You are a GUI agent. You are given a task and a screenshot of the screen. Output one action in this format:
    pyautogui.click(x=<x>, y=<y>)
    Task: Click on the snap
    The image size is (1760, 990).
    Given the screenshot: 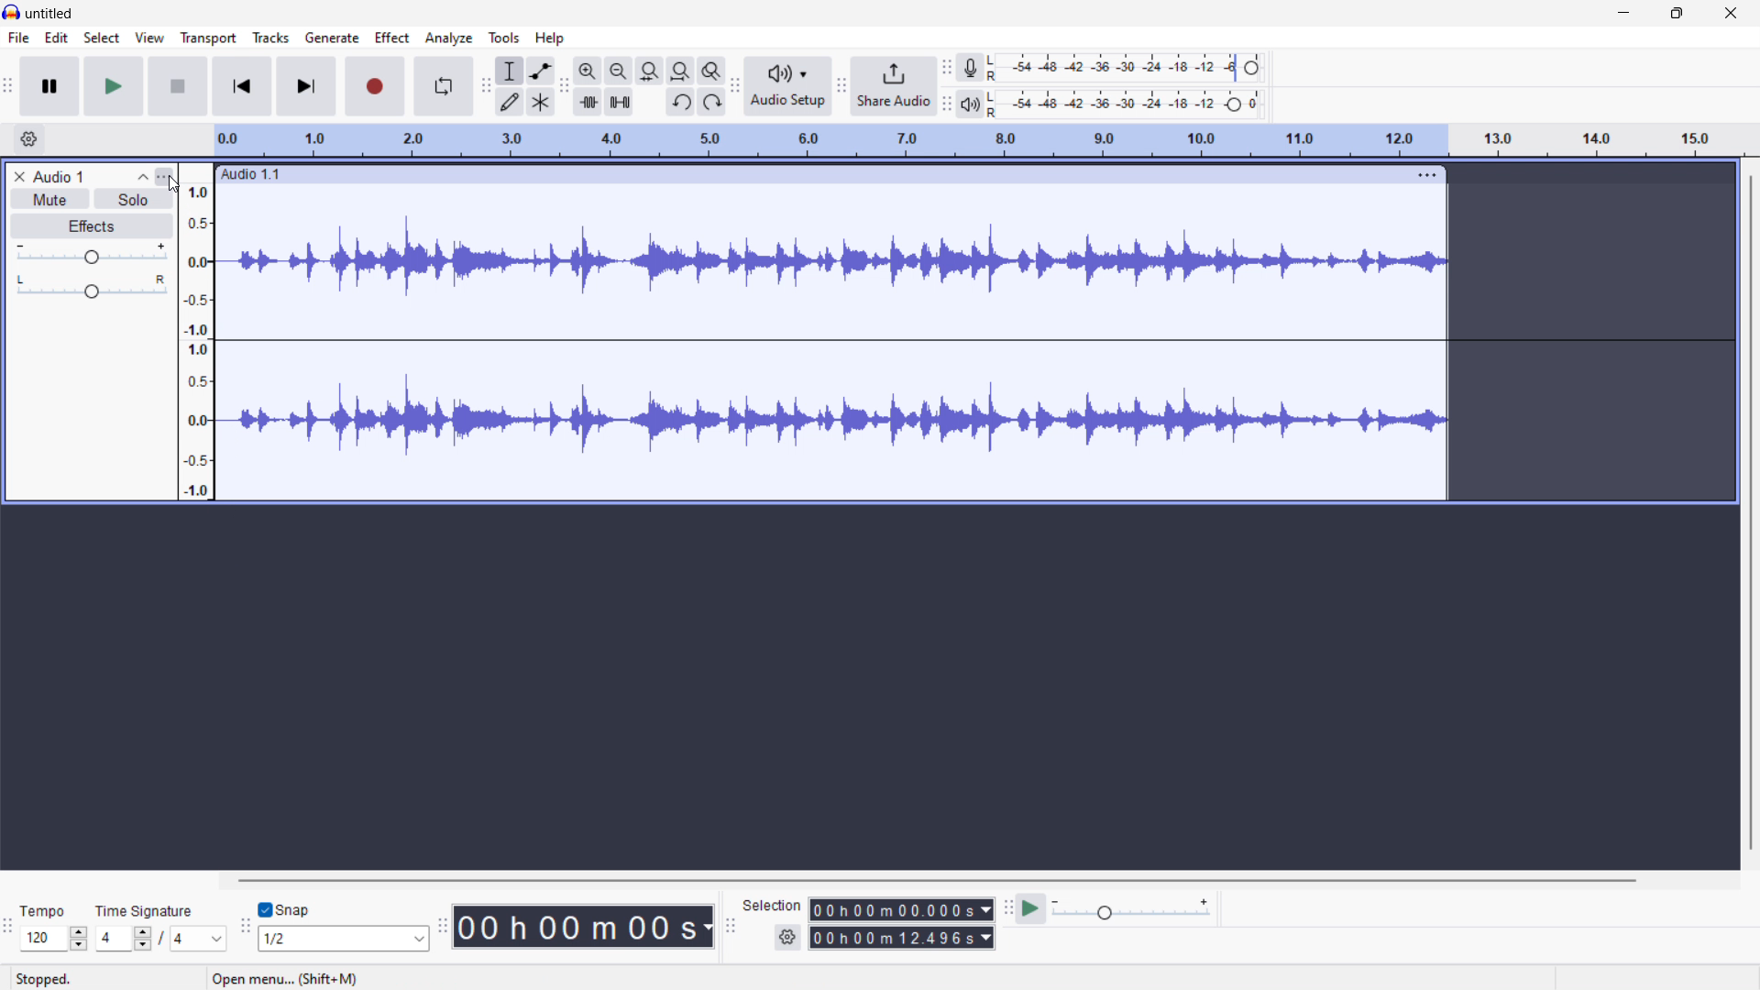 What is the action you would take?
    pyautogui.click(x=310, y=910)
    